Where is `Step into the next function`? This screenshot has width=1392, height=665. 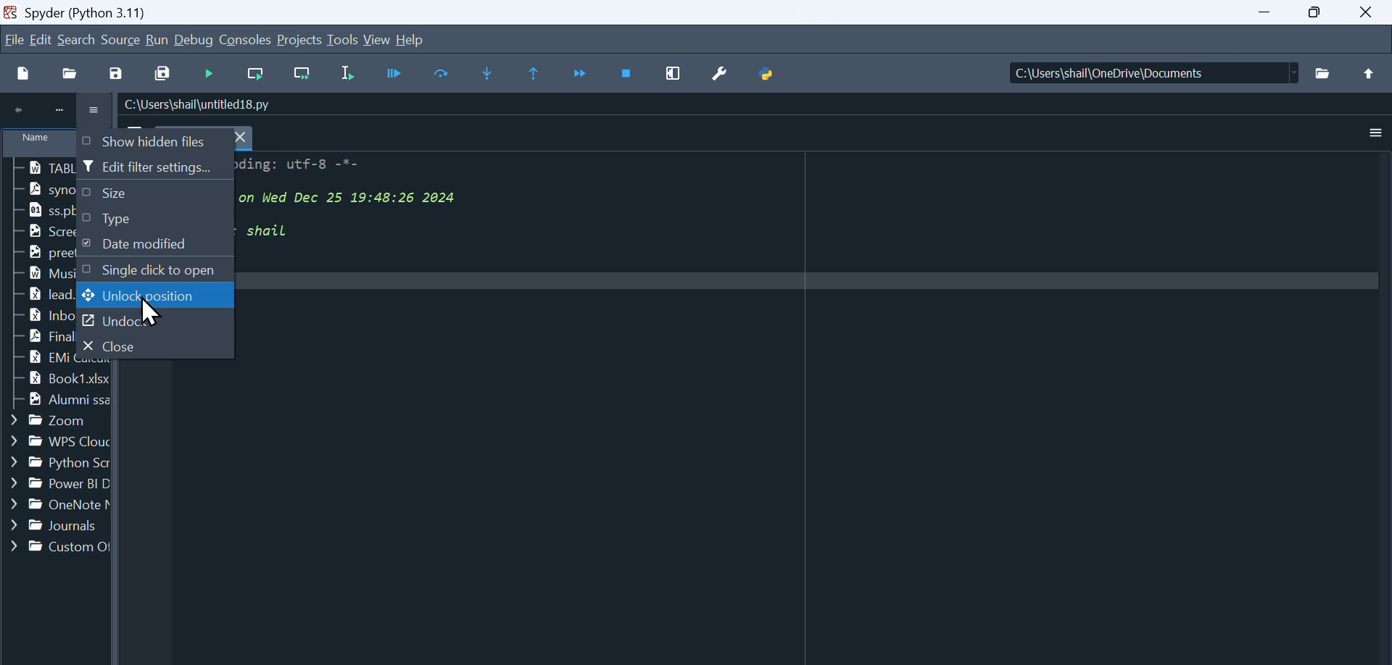
Step into the next function is located at coordinates (490, 74).